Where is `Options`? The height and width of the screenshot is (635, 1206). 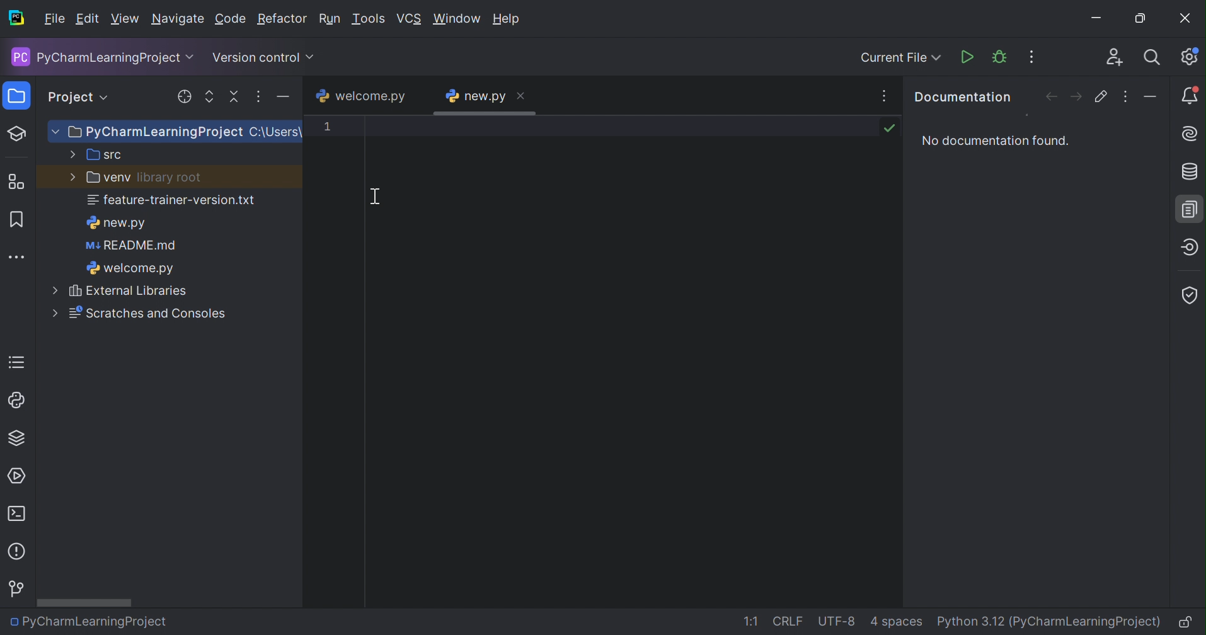
Options is located at coordinates (1127, 96).